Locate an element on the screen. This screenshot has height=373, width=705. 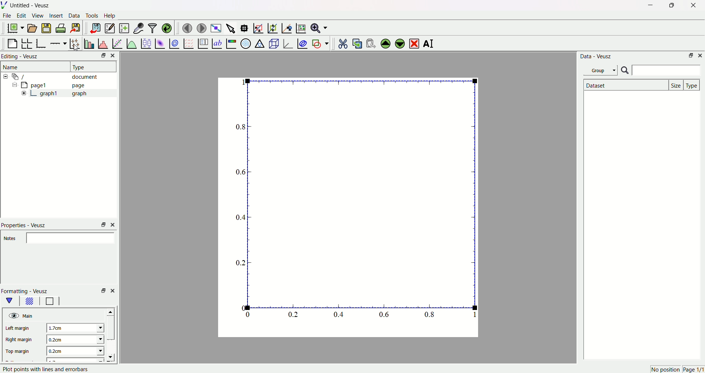
recenter the graph axes is located at coordinates (285, 26).